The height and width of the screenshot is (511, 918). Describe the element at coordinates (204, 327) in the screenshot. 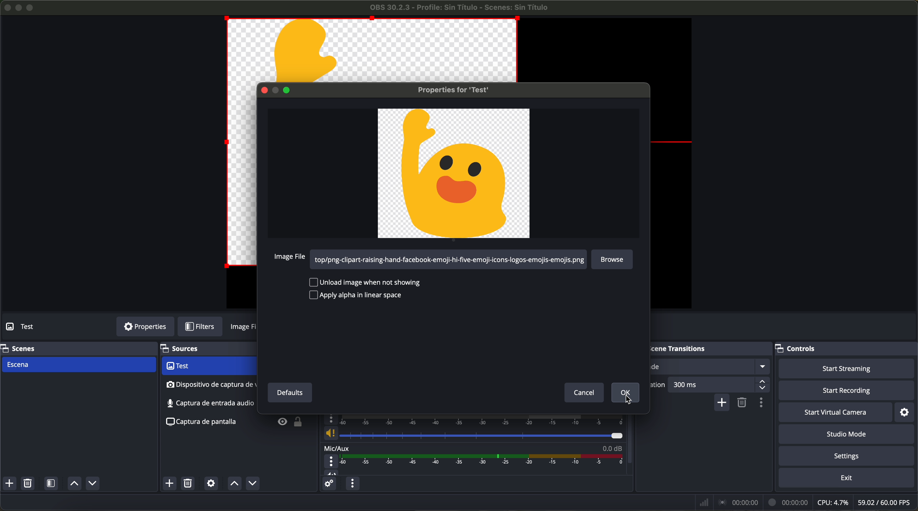

I see `filters` at that location.